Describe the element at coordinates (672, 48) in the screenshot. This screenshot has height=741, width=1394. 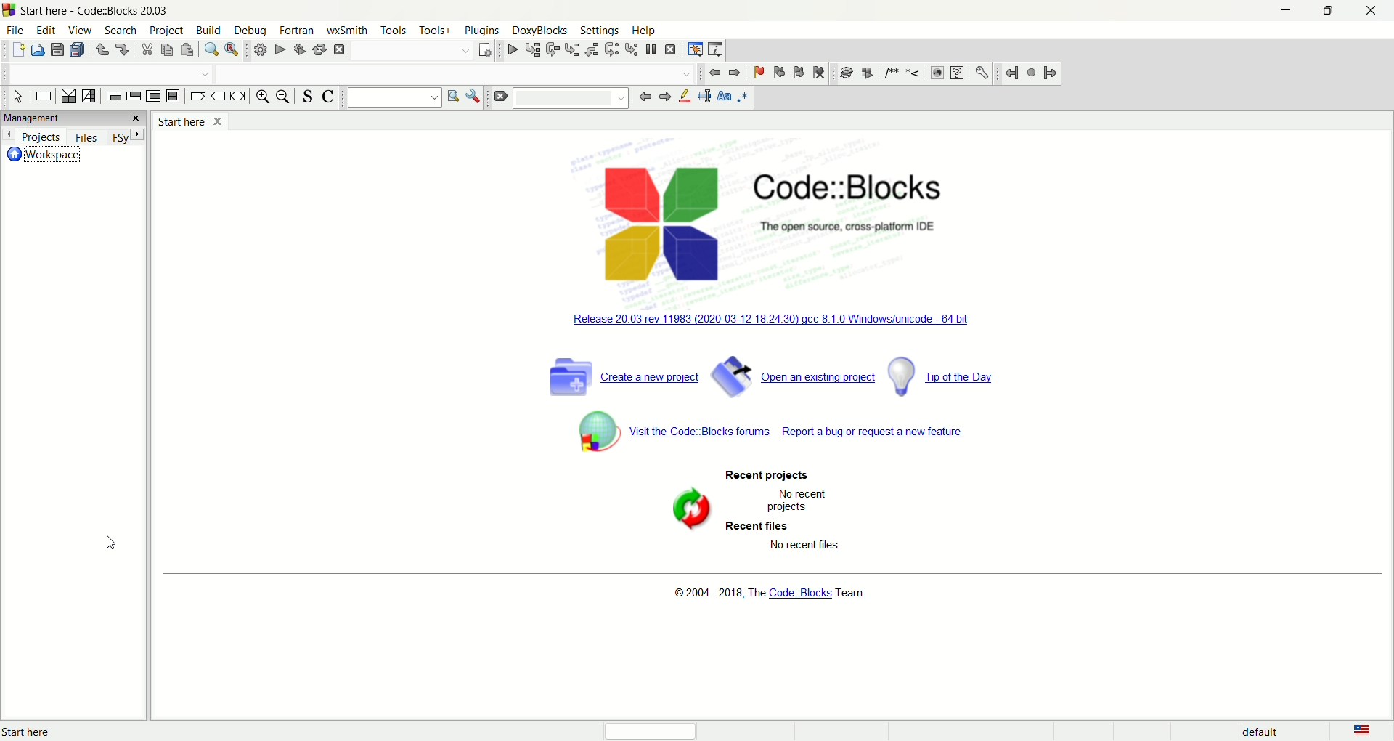
I see `stop debugger` at that location.